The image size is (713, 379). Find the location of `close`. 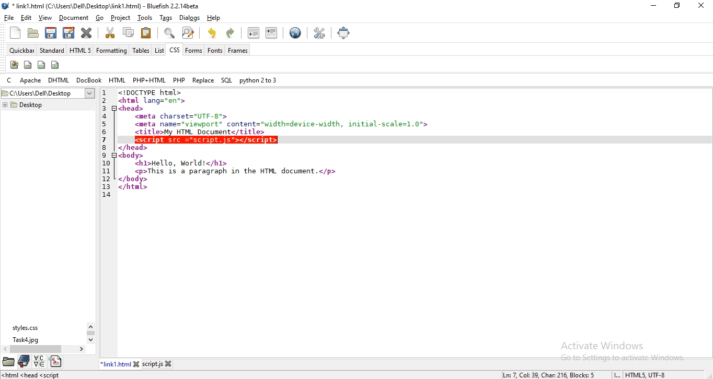

close is located at coordinates (169, 364).